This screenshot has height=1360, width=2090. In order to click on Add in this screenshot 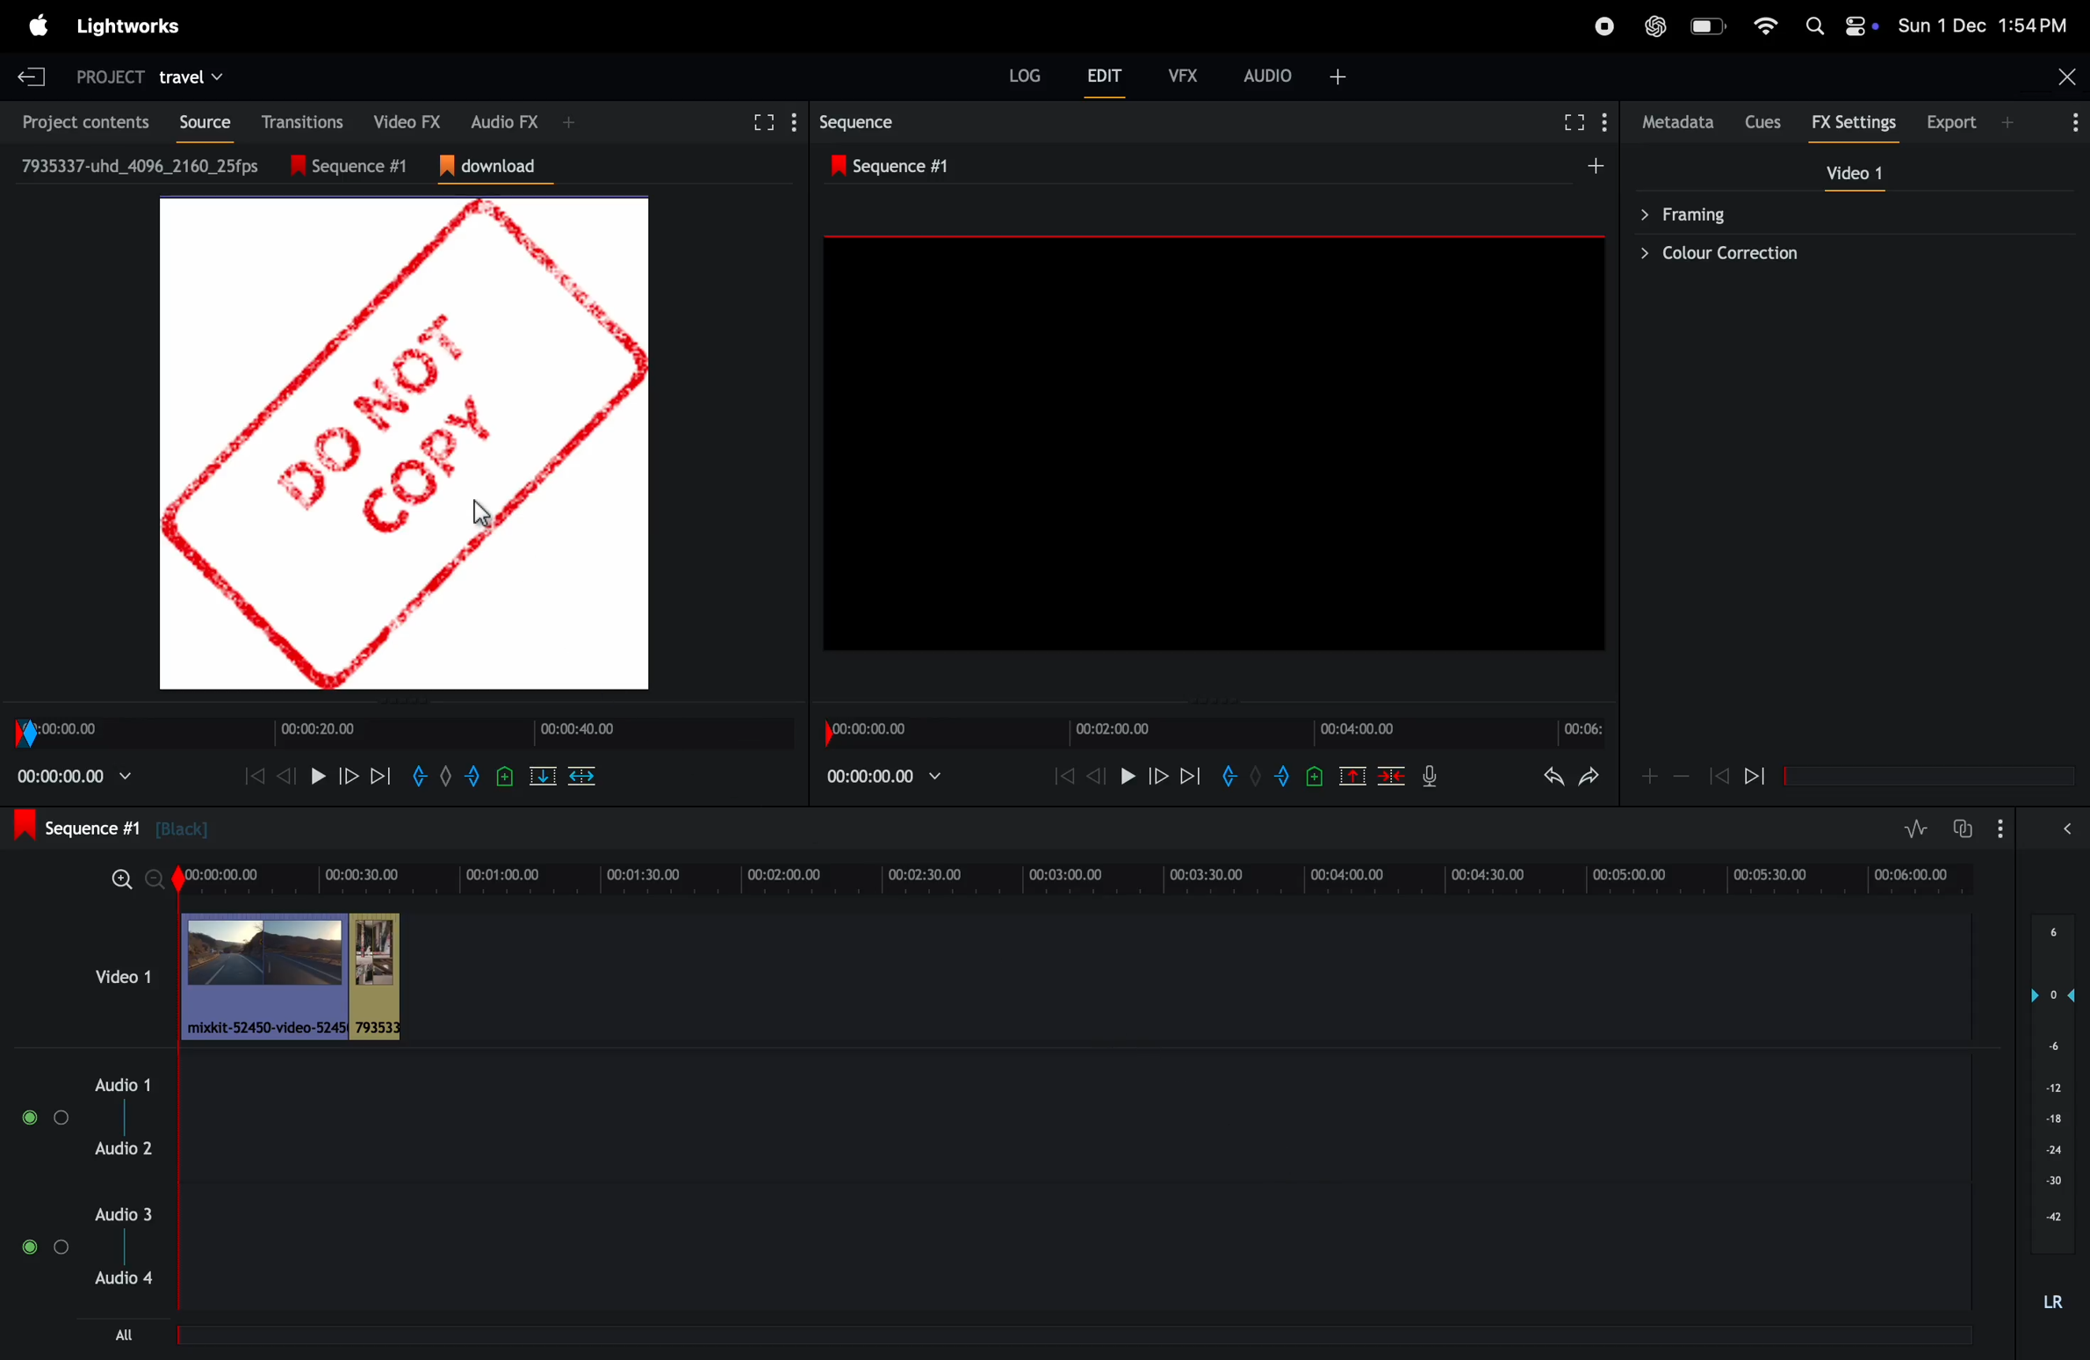, I will do `click(569, 122)`.